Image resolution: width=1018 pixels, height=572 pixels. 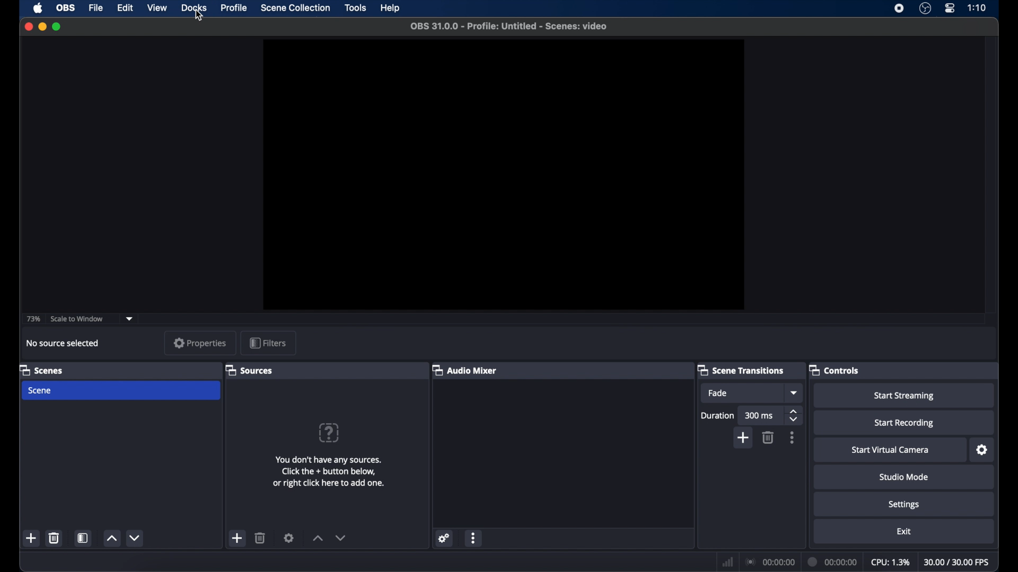 What do you see at coordinates (770, 561) in the screenshot?
I see `connection` at bounding box center [770, 561].